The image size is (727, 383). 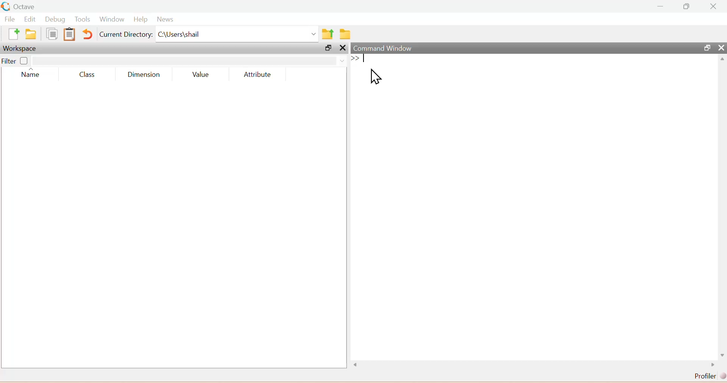 I want to click on Current Directory:, so click(x=126, y=36).